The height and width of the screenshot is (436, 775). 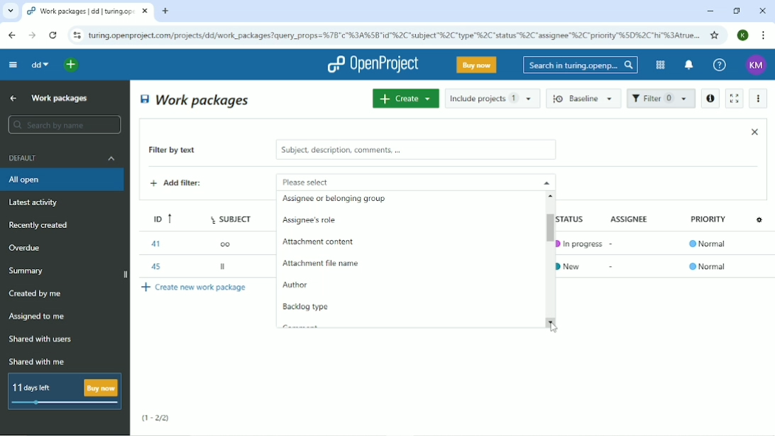 What do you see at coordinates (124, 276) in the screenshot?
I see `close side bar` at bounding box center [124, 276].